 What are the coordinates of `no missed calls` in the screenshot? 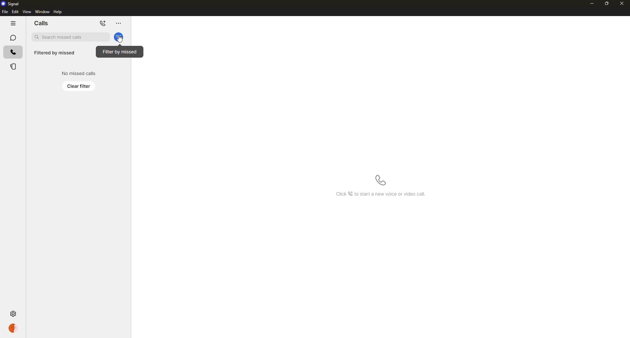 It's located at (78, 73).